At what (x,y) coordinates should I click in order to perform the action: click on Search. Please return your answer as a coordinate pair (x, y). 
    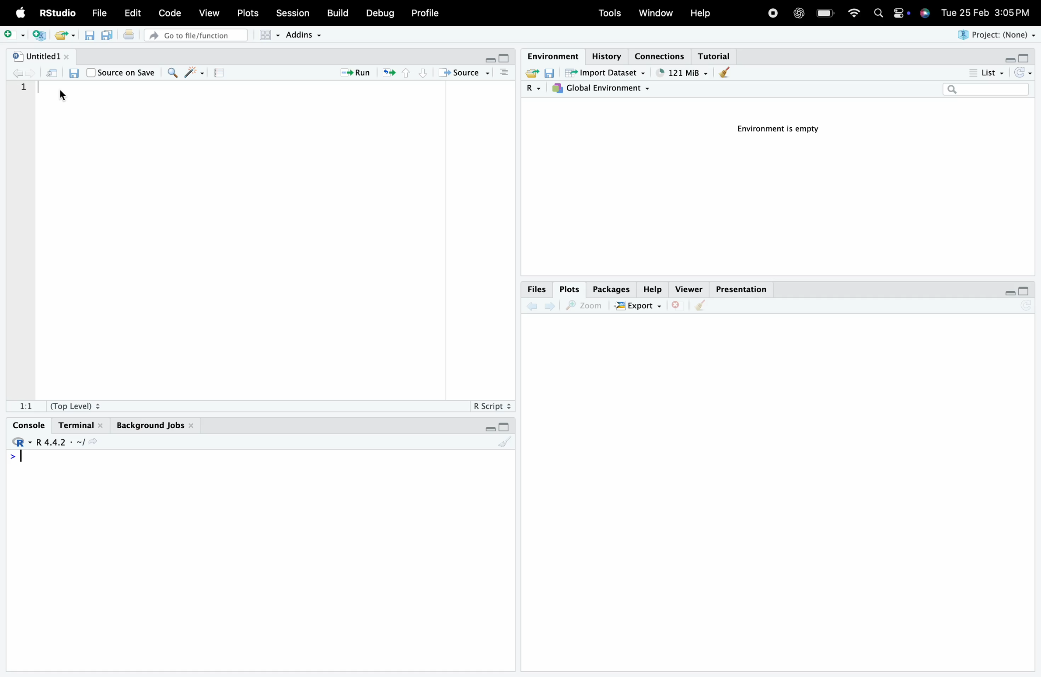
    Looking at the image, I should click on (879, 14).